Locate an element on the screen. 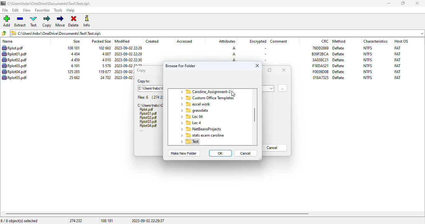 The width and height of the screenshot is (425, 224). packed size is located at coordinates (103, 48).